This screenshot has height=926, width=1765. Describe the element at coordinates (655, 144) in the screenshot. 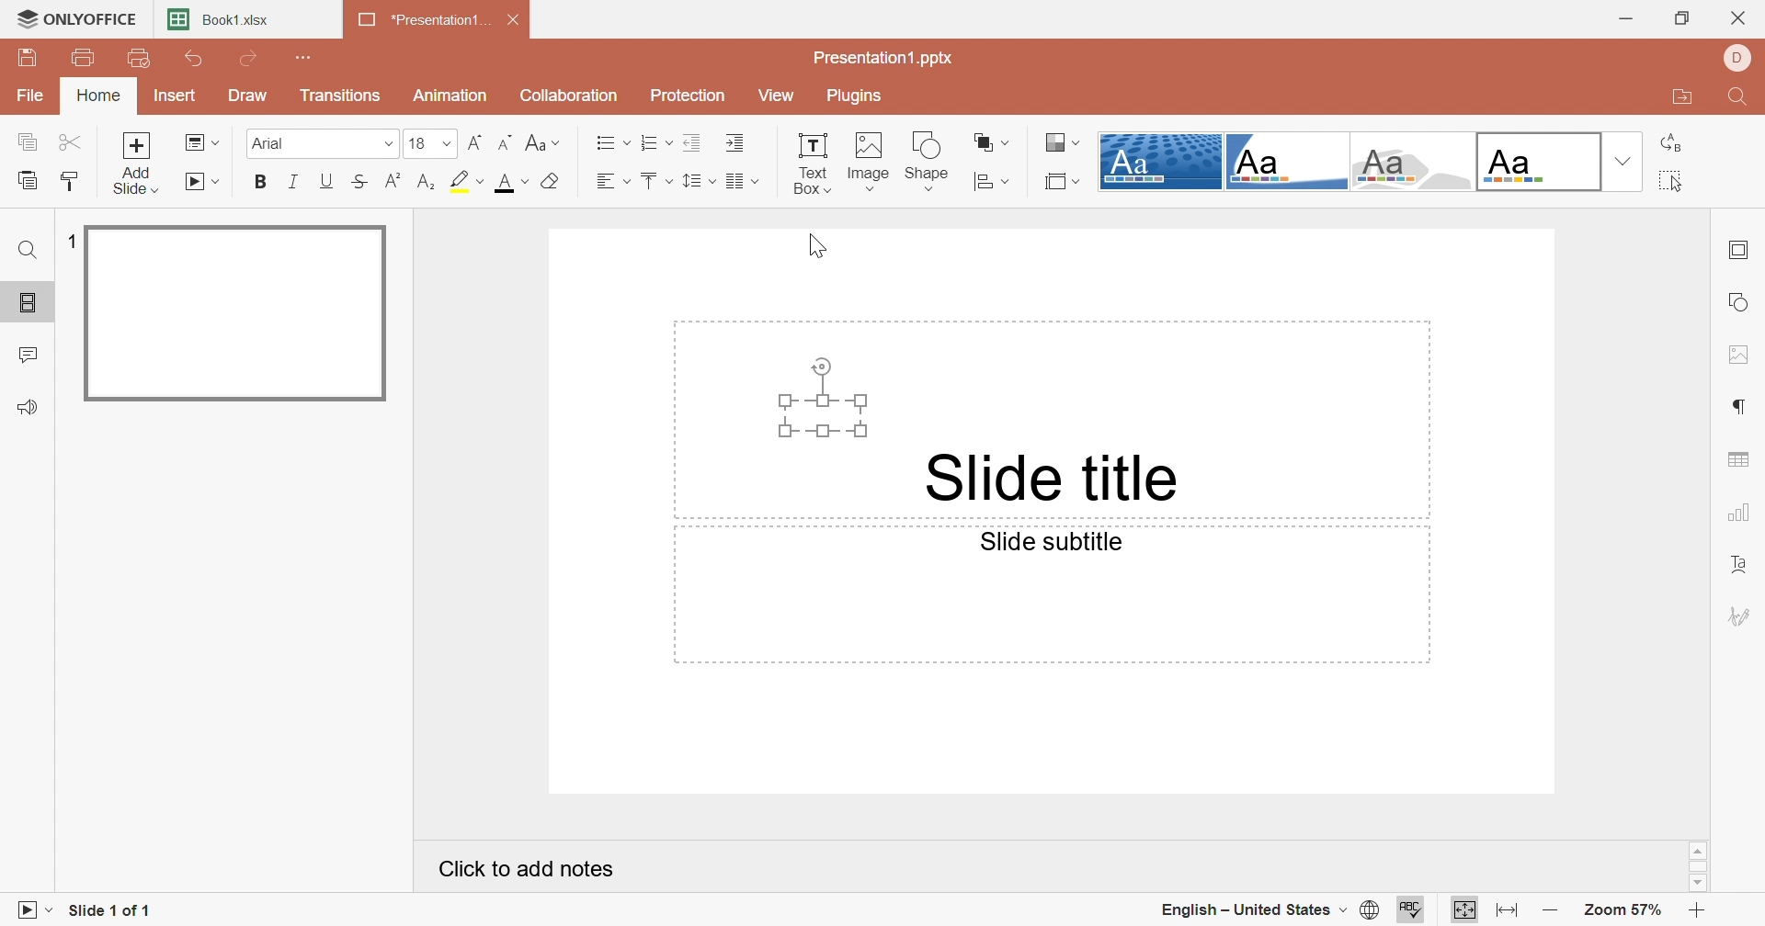

I see `Numbering` at that location.